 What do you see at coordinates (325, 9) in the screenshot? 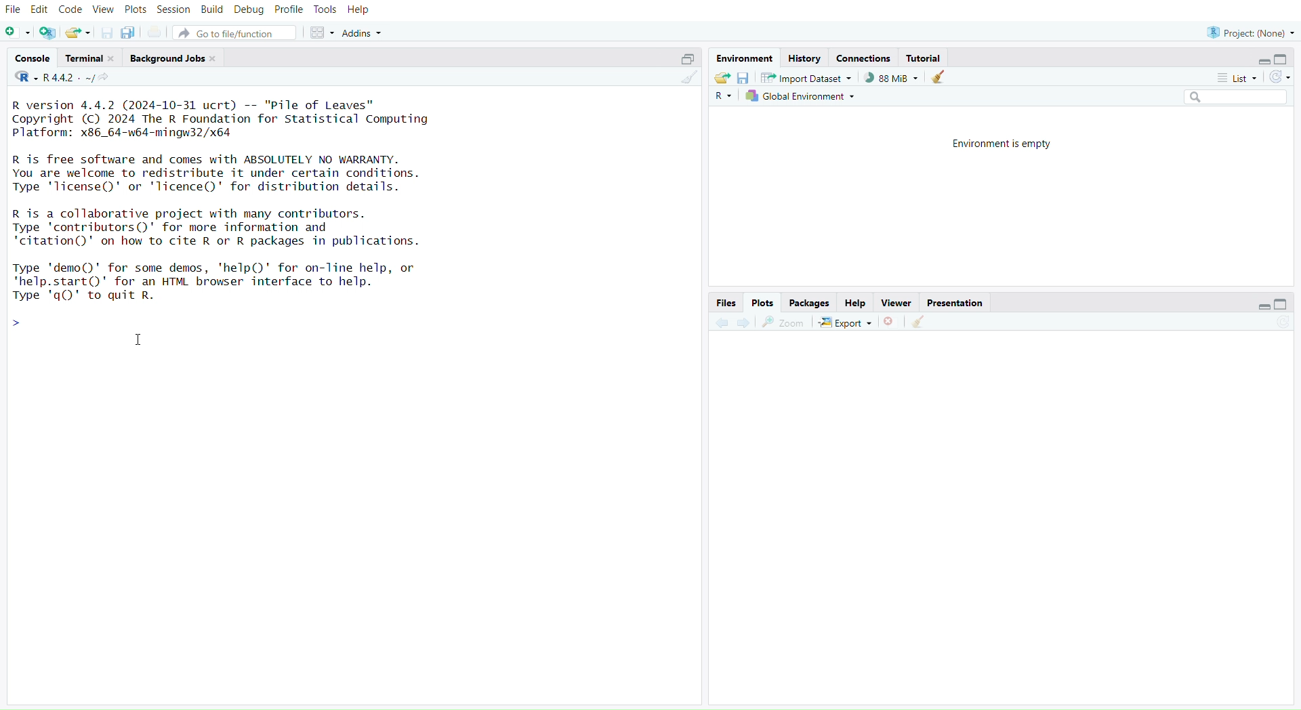
I see `tools` at bounding box center [325, 9].